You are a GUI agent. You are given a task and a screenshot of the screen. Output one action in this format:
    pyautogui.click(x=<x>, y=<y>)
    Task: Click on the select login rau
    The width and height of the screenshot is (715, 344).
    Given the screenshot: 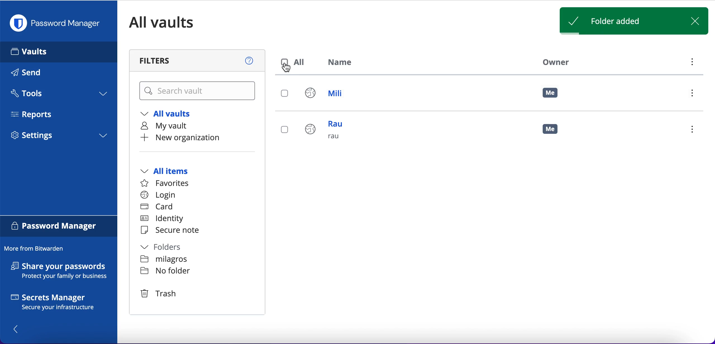 What is the action you would take?
    pyautogui.click(x=284, y=130)
    